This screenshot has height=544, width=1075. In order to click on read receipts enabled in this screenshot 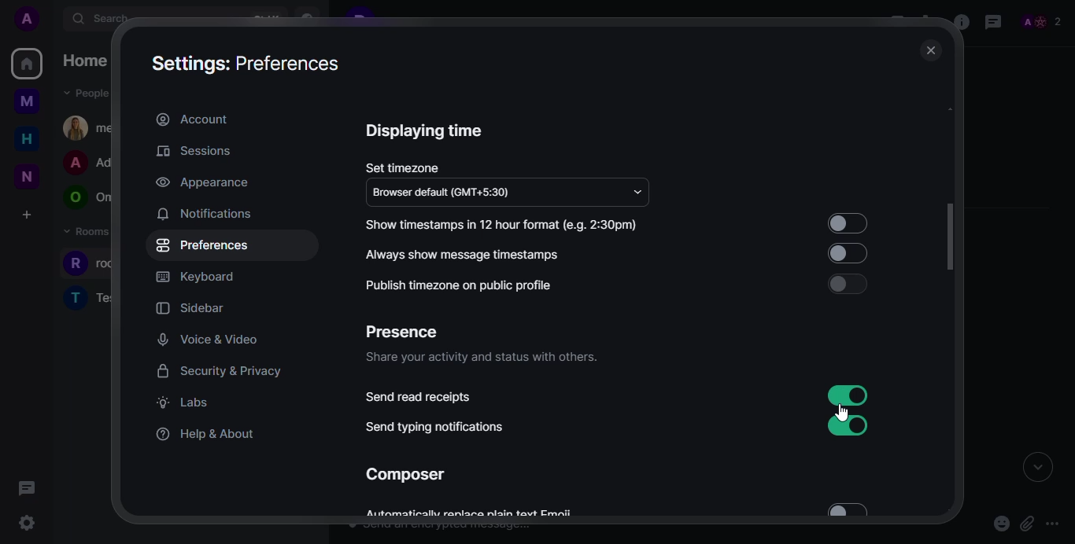, I will do `click(847, 395)`.